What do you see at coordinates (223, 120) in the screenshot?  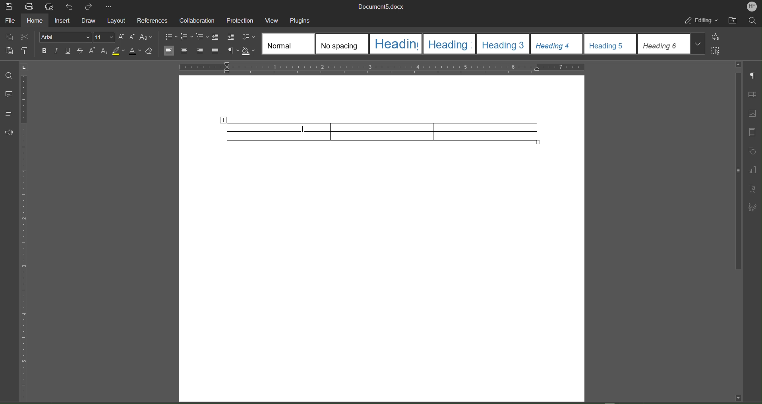 I see `Move table` at bounding box center [223, 120].